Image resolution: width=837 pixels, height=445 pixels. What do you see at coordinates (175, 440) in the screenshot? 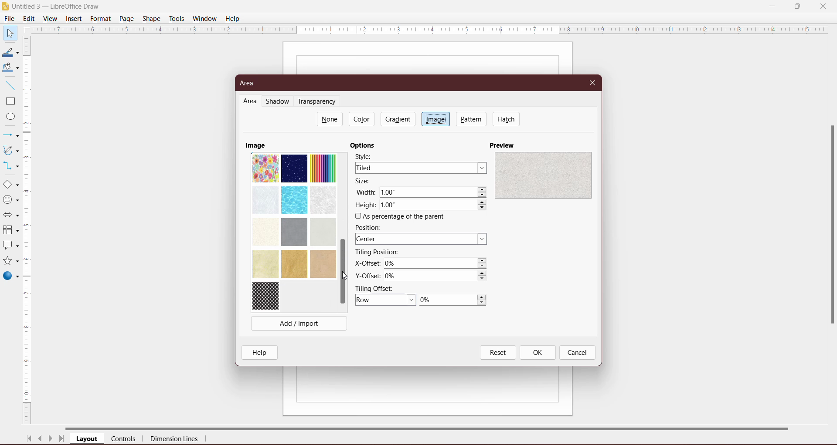
I see `Dimension Lines` at bounding box center [175, 440].